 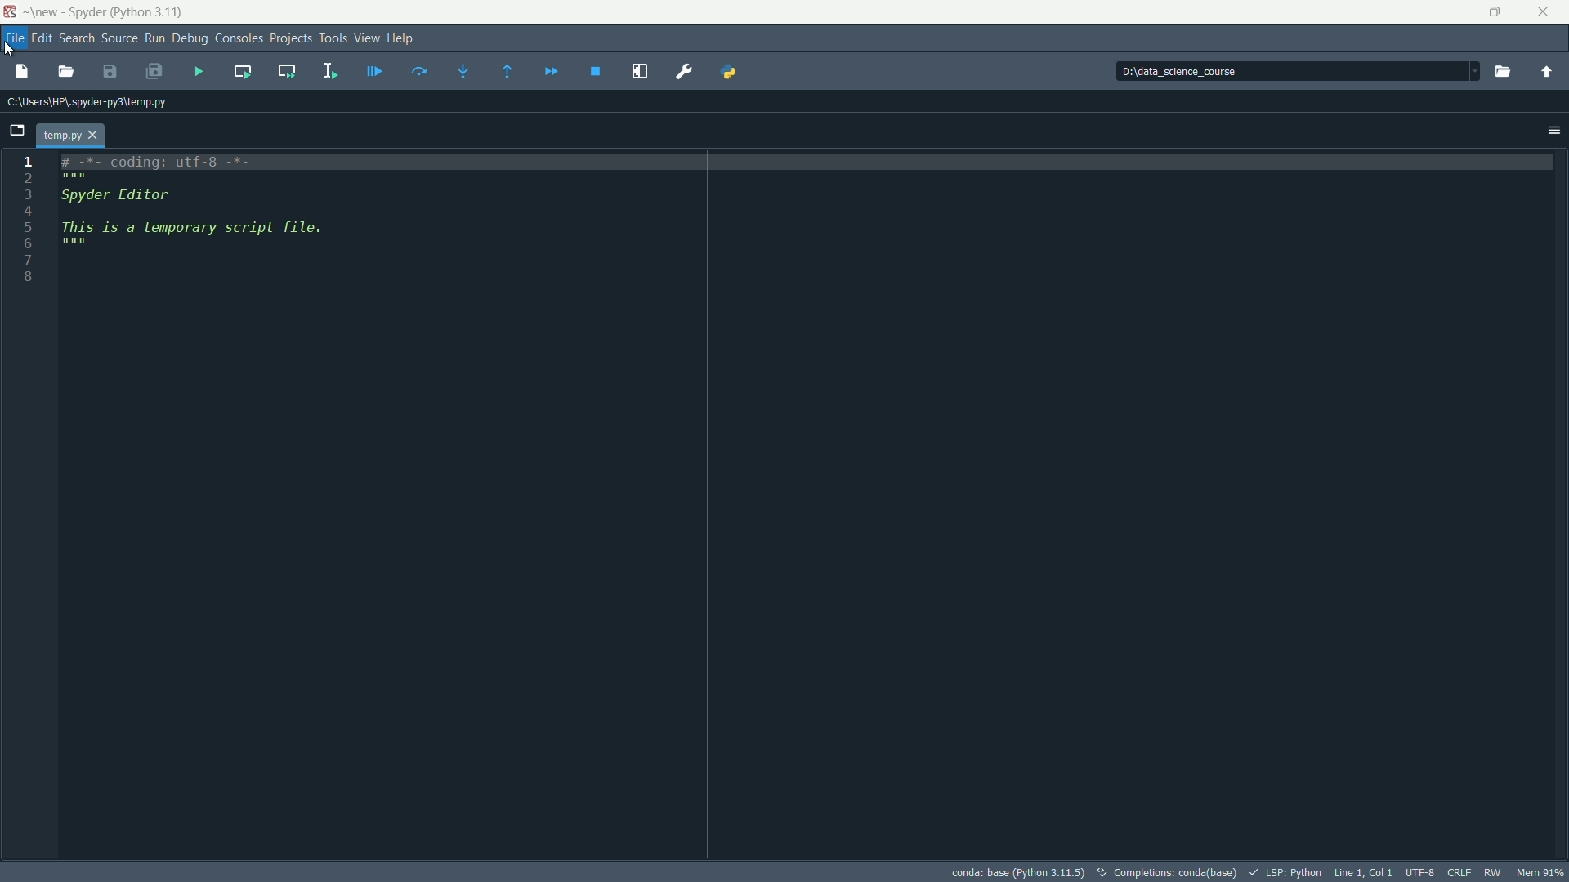 What do you see at coordinates (199, 72) in the screenshot?
I see `run file` at bounding box center [199, 72].